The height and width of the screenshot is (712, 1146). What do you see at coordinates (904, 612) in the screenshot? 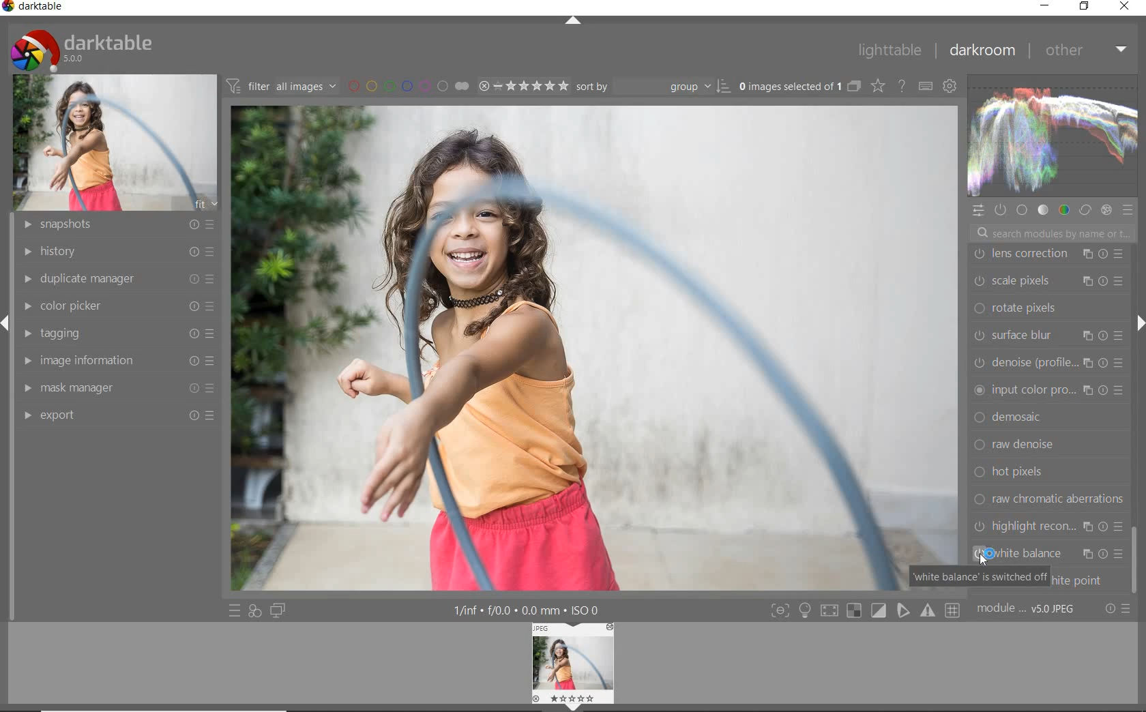
I see `toggle mode ` at bounding box center [904, 612].